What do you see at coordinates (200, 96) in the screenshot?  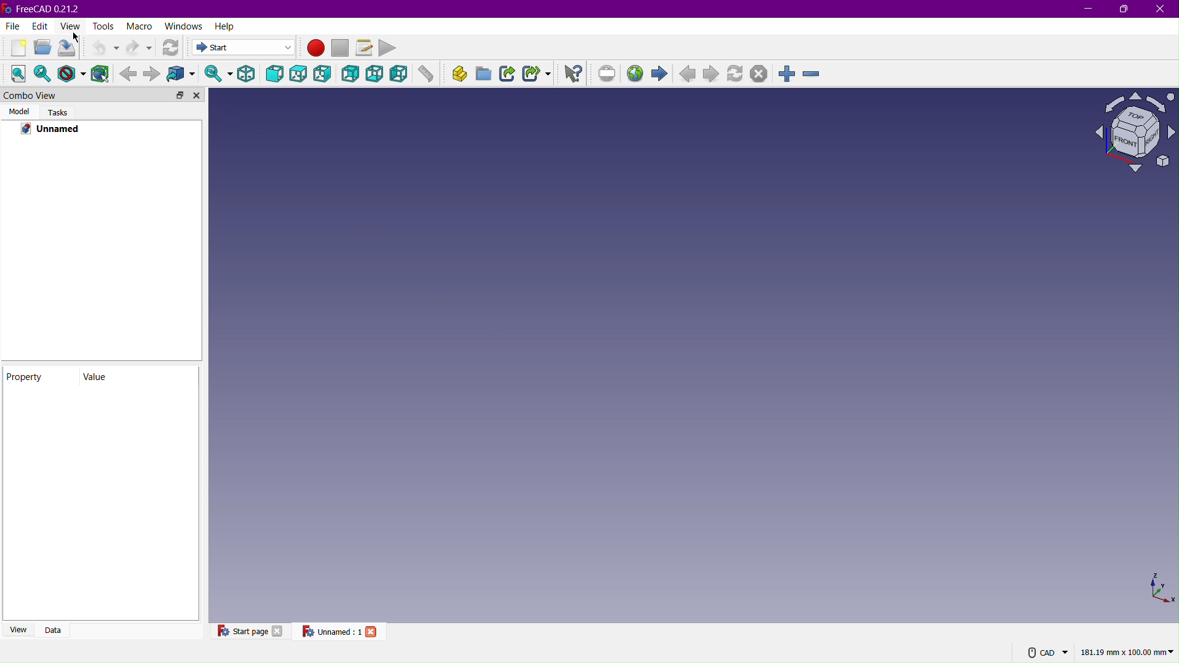 I see `Close` at bounding box center [200, 96].